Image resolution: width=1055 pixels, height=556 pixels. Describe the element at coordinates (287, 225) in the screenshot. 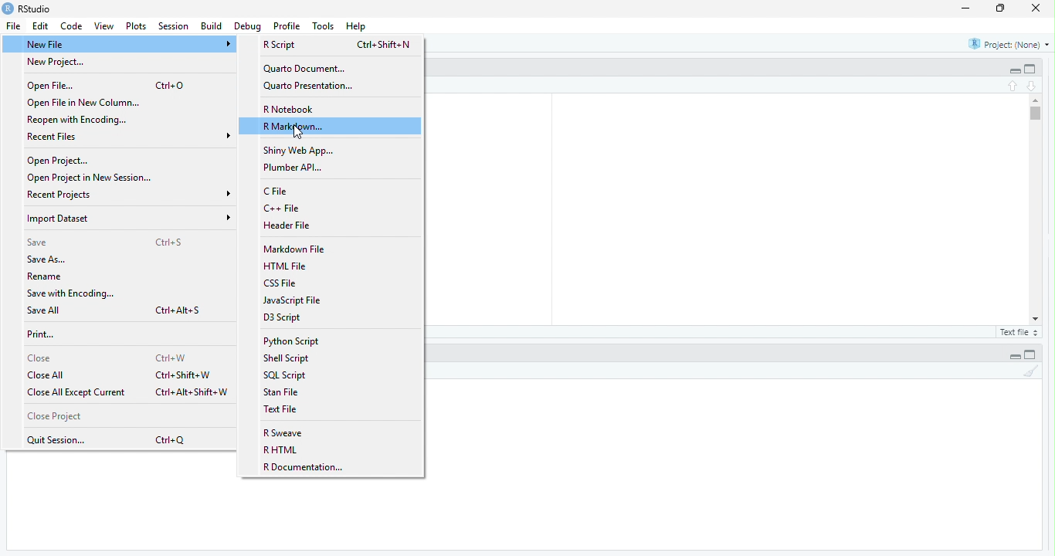

I see `Header File` at that location.